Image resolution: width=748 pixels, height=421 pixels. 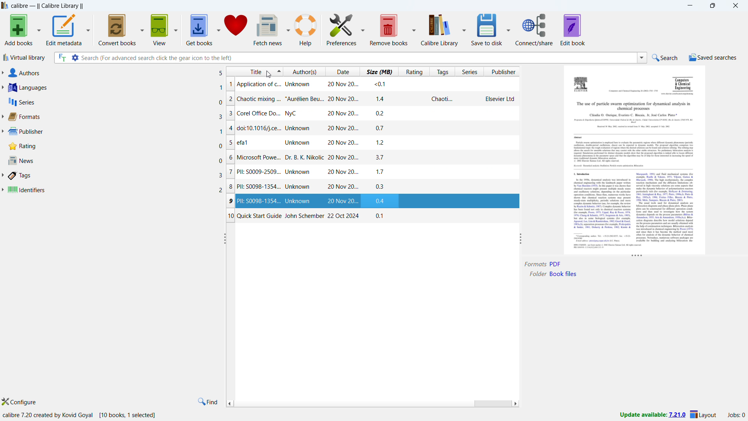 I want to click on chaotic mixing ... “Aurélien Beu... 20 Nov 20..., so click(x=299, y=99).